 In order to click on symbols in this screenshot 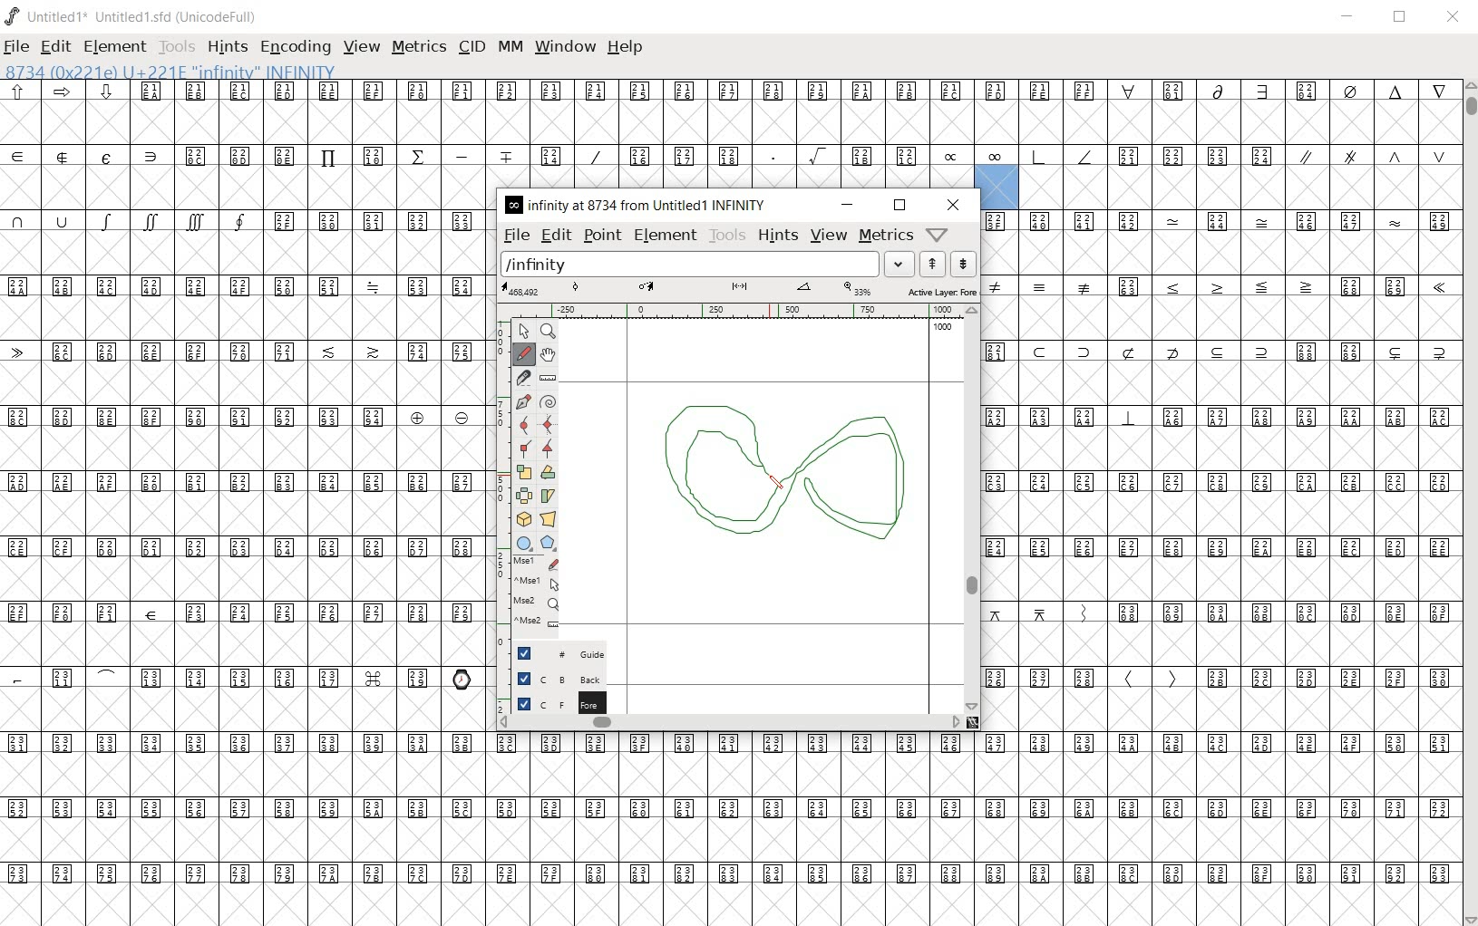, I will do `click(1045, 285)`.